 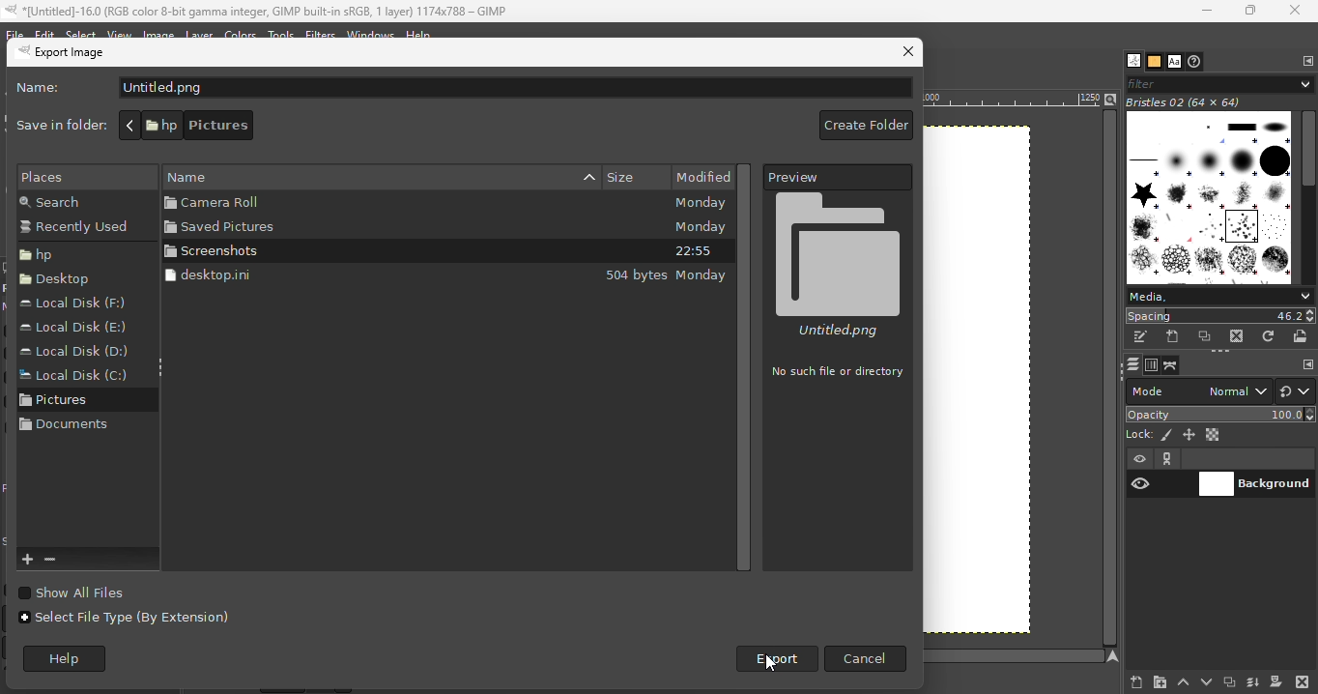 I want to click on Image, so click(x=164, y=32).